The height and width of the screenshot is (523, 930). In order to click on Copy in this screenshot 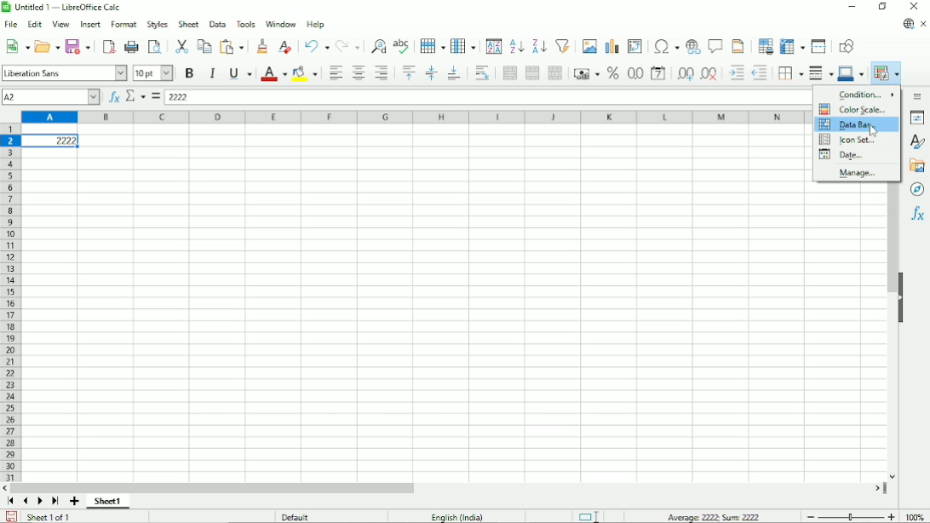, I will do `click(204, 45)`.